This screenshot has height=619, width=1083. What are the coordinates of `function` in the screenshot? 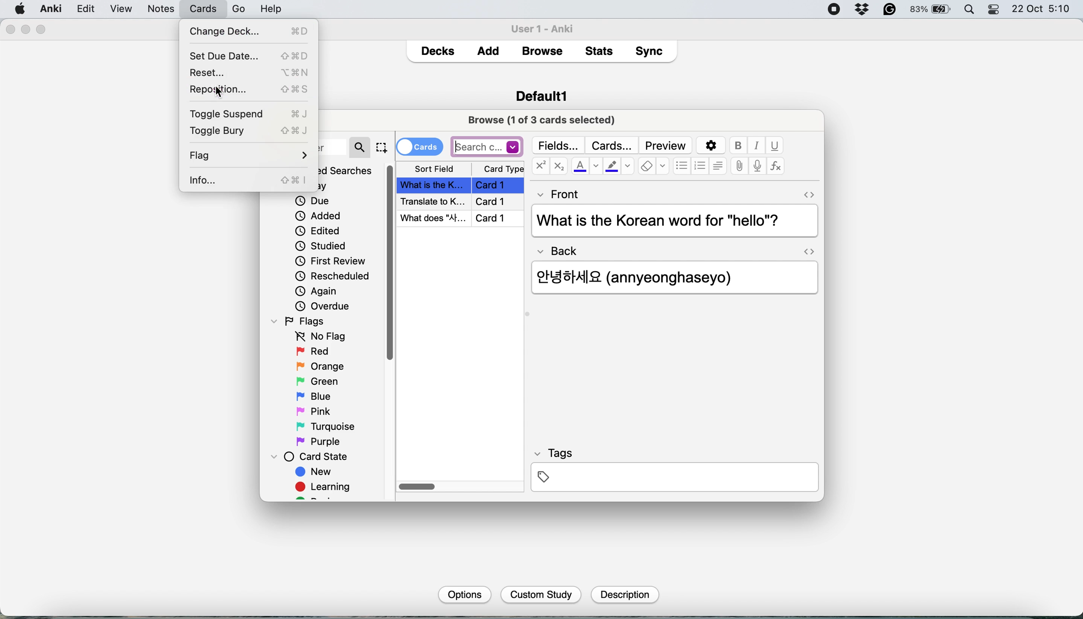 It's located at (776, 167).